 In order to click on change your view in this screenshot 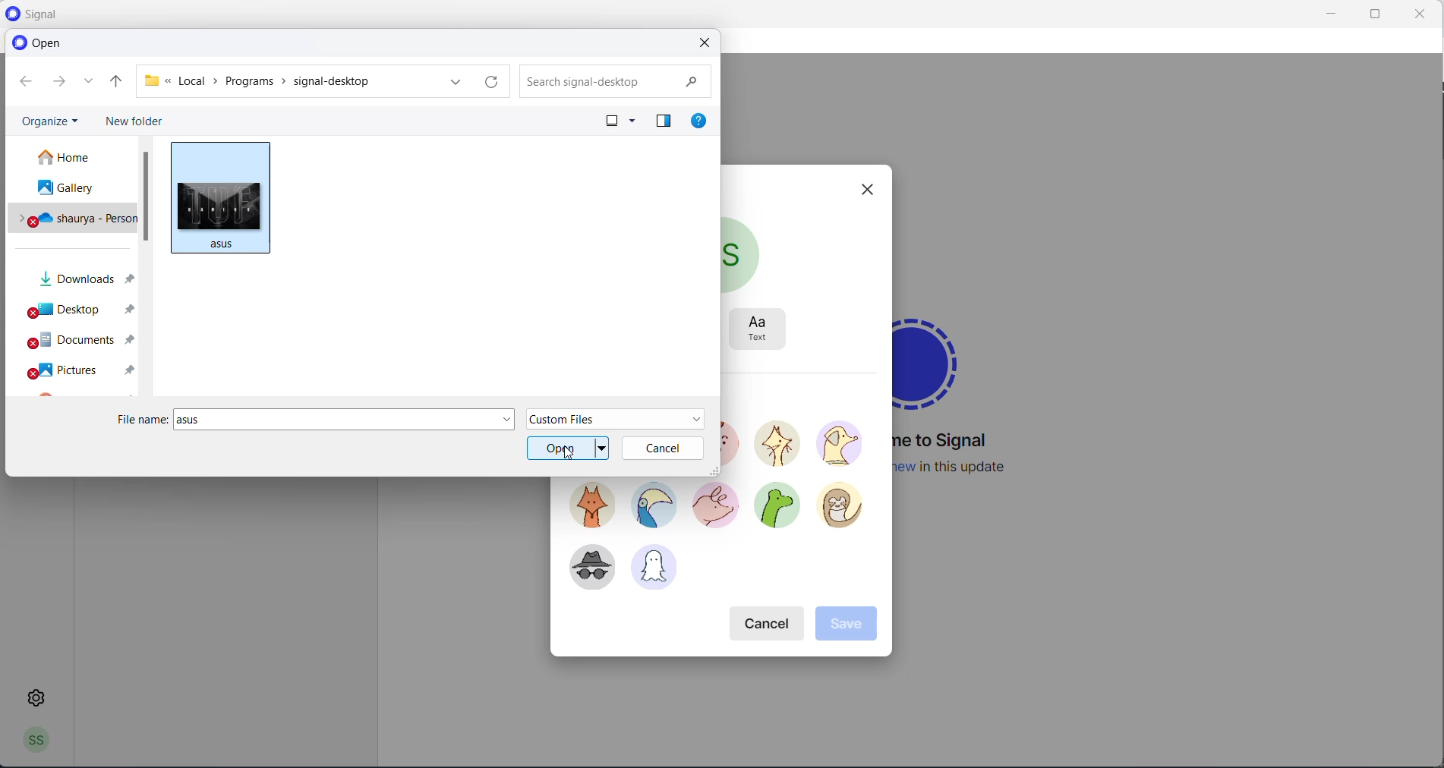, I will do `click(610, 121)`.